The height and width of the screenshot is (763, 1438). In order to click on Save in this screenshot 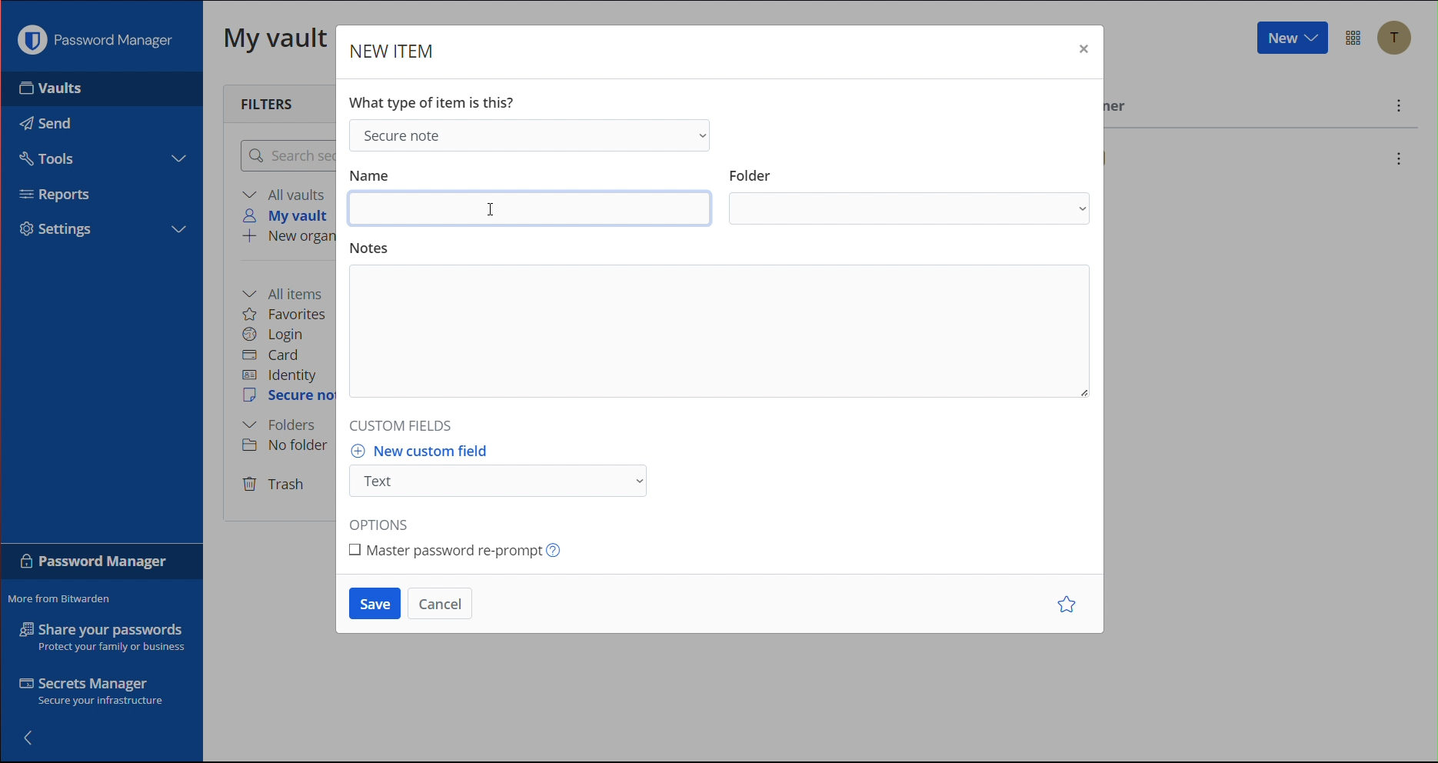, I will do `click(374, 604)`.